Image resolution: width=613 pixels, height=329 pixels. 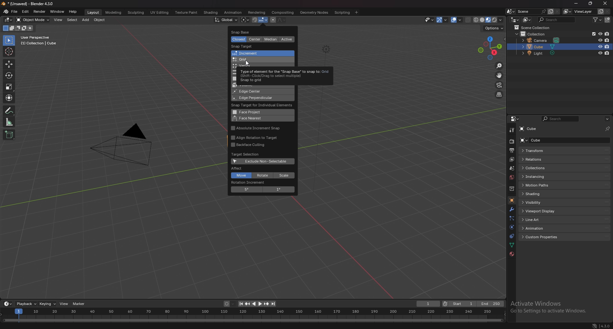 I want to click on network, so click(x=594, y=325).